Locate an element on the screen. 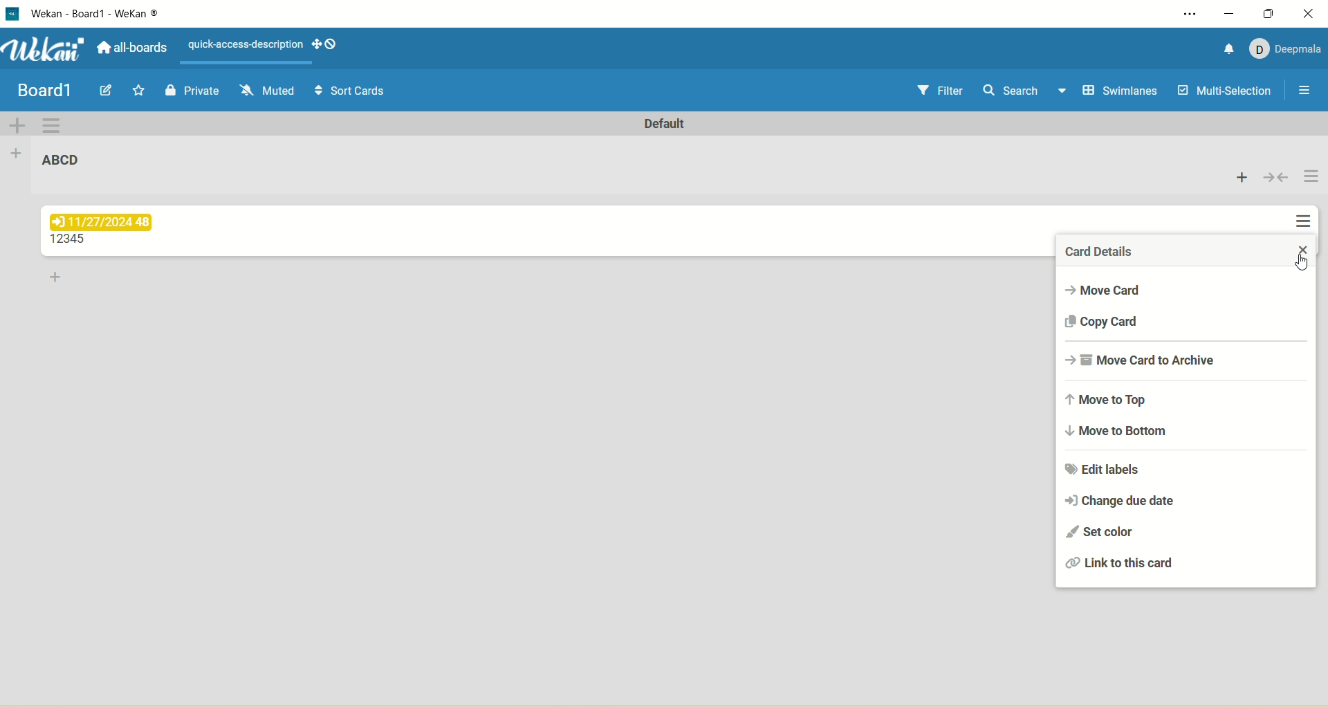 Image resolution: width=1328 pixels, height=707 pixels. list title is located at coordinates (71, 240).